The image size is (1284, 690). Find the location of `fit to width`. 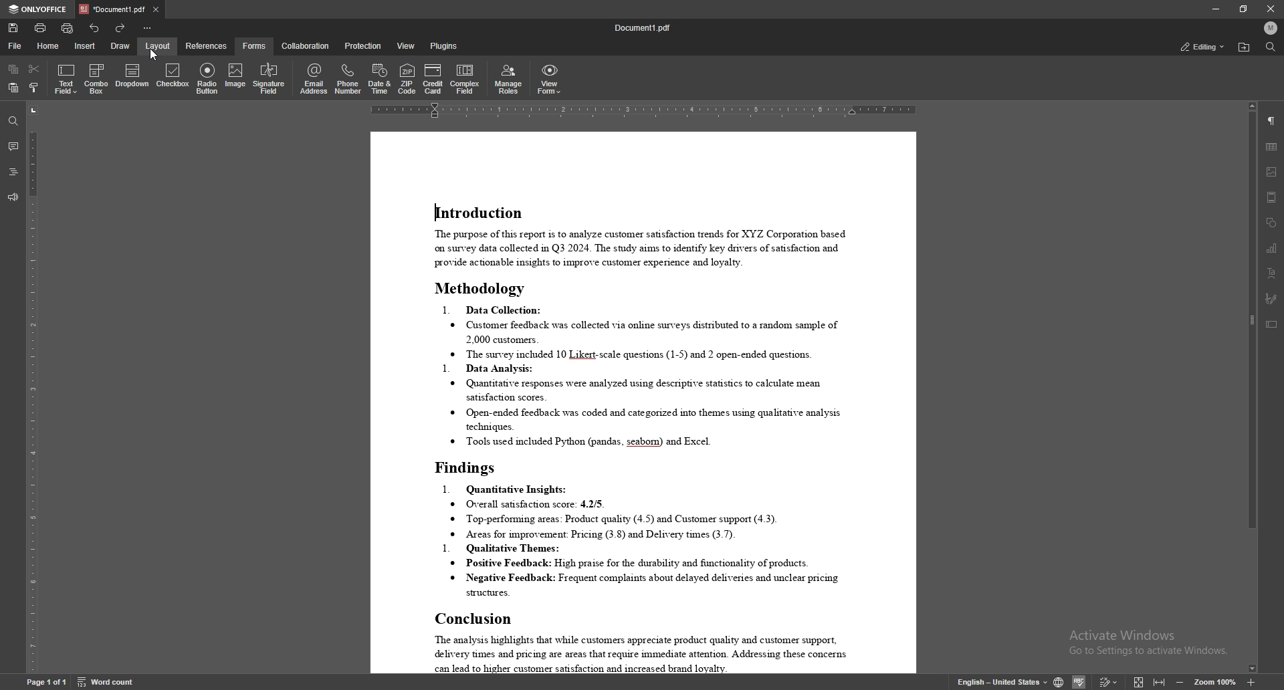

fit to width is located at coordinates (1161, 681).